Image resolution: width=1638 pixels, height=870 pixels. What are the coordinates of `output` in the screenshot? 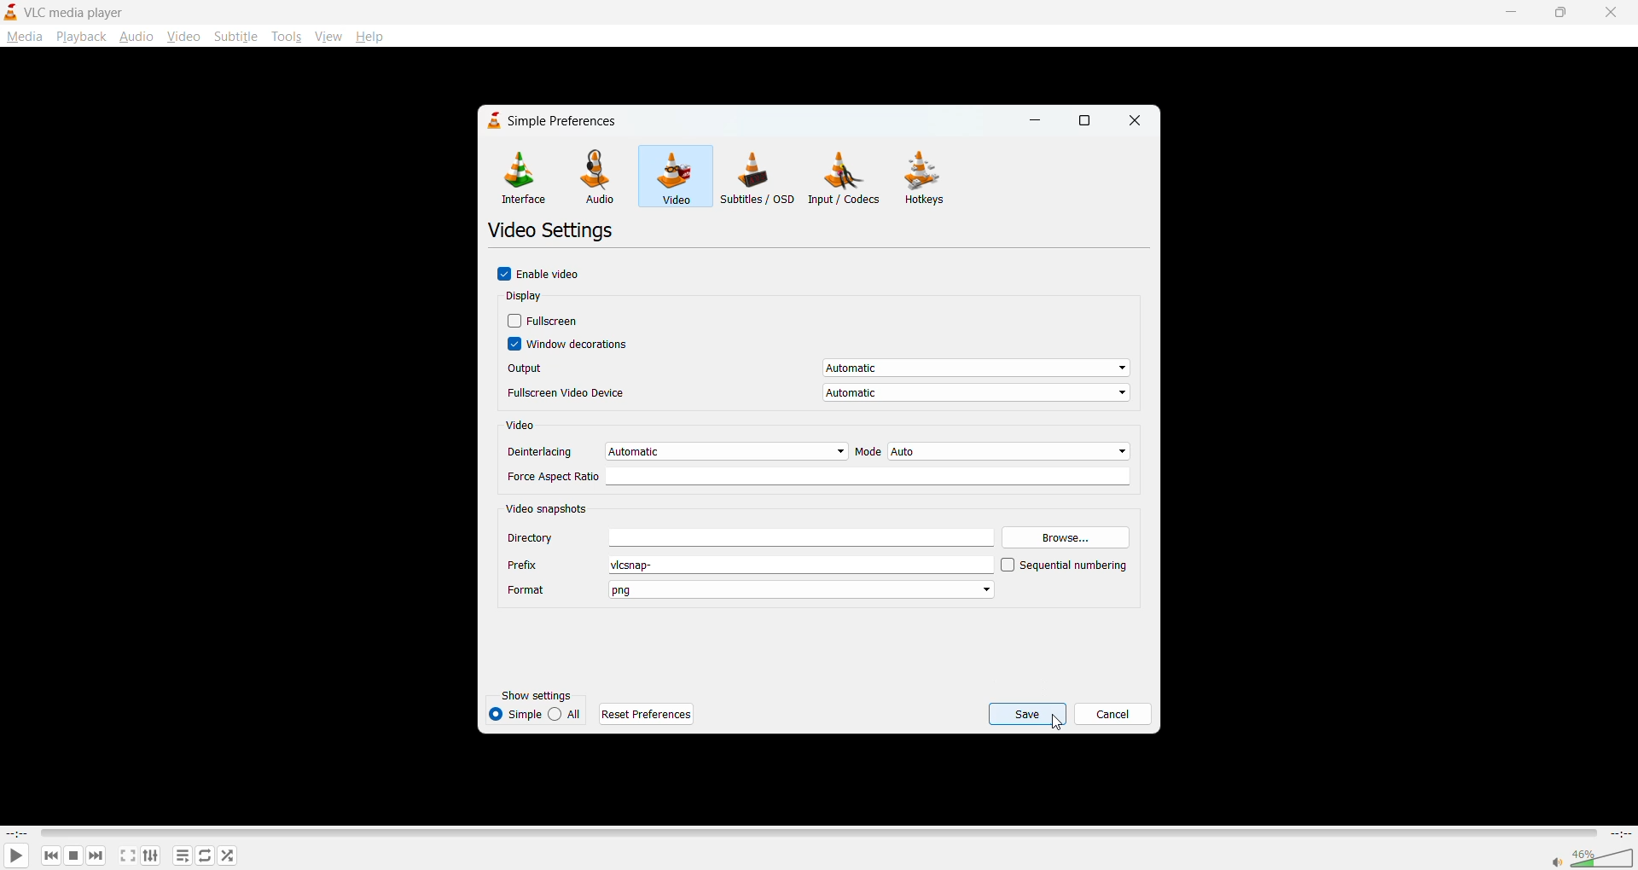 It's located at (816, 370).